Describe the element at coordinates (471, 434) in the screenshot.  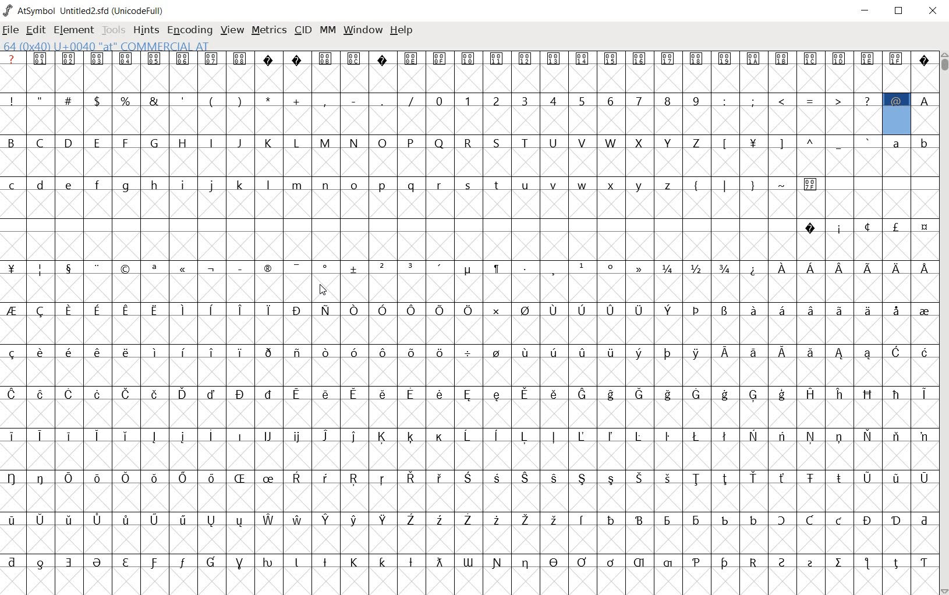
I see `special letters` at that location.